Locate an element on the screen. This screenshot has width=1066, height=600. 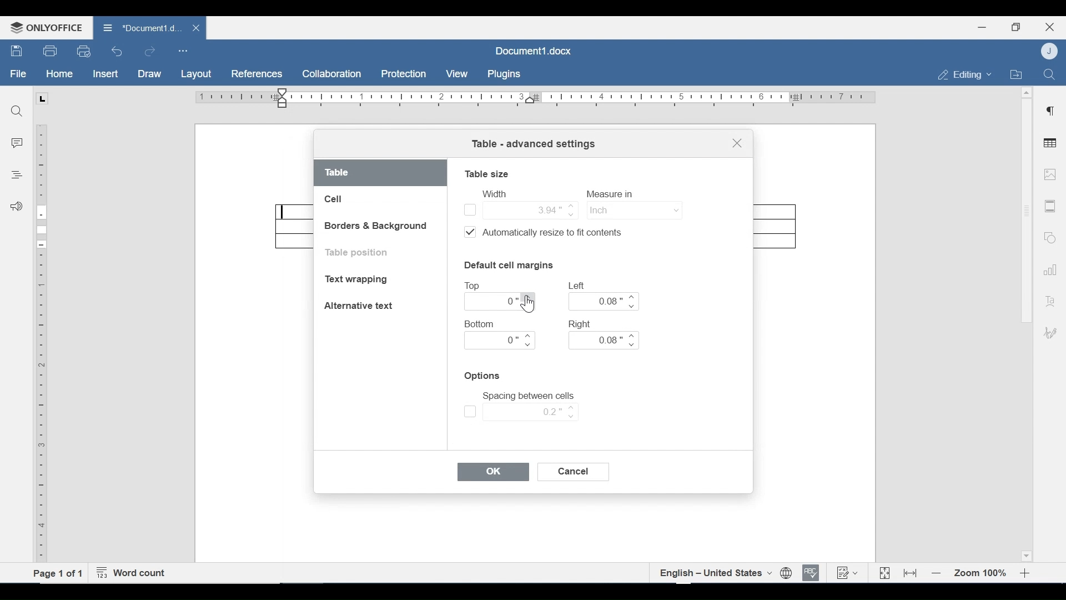
Graph is located at coordinates (1048, 268).